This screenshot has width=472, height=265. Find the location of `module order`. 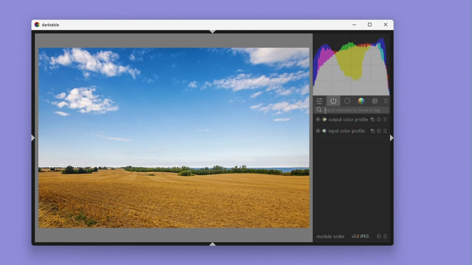

module order is located at coordinates (329, 237).